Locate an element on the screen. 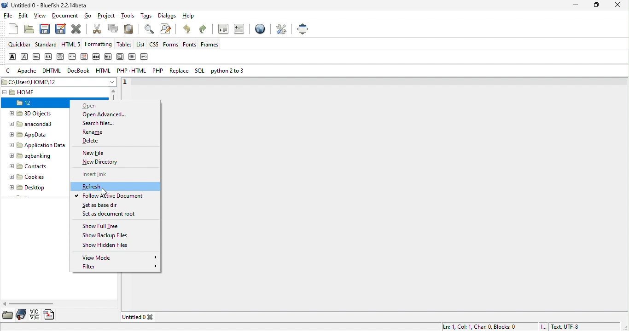 The height and width of the screenshot is (331, 629). show full tree is located at coordinates (104, 226).